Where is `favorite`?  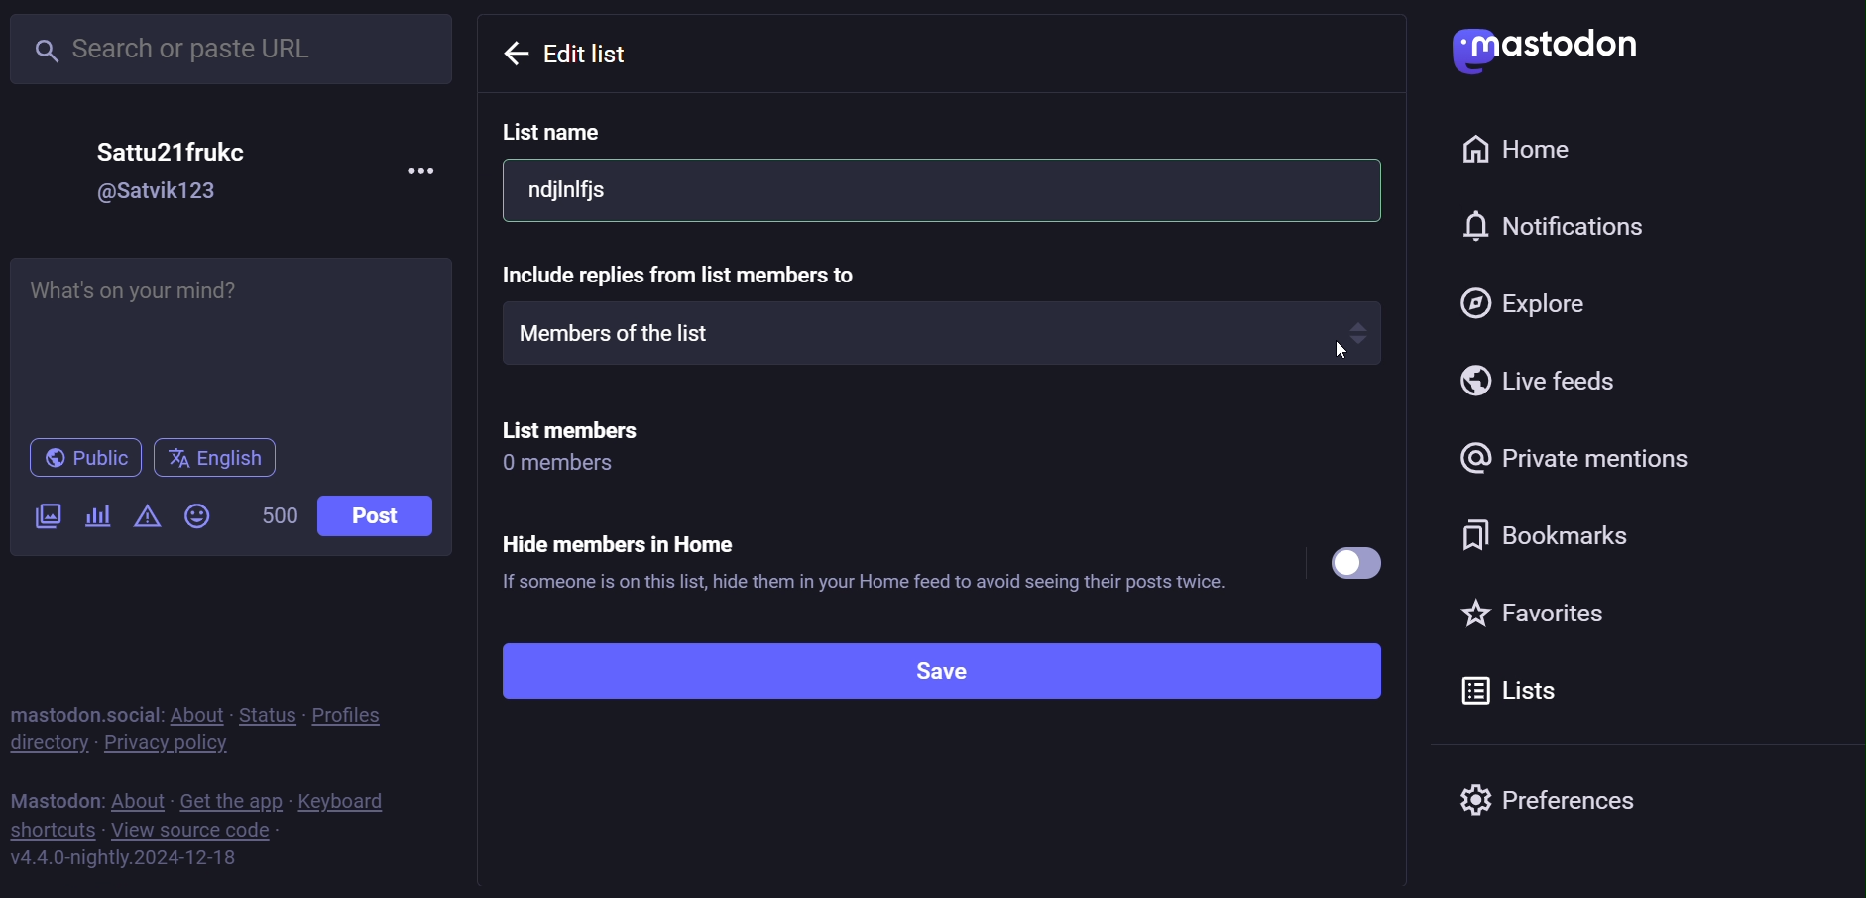
favorite is located at coordinates (1549, 614).